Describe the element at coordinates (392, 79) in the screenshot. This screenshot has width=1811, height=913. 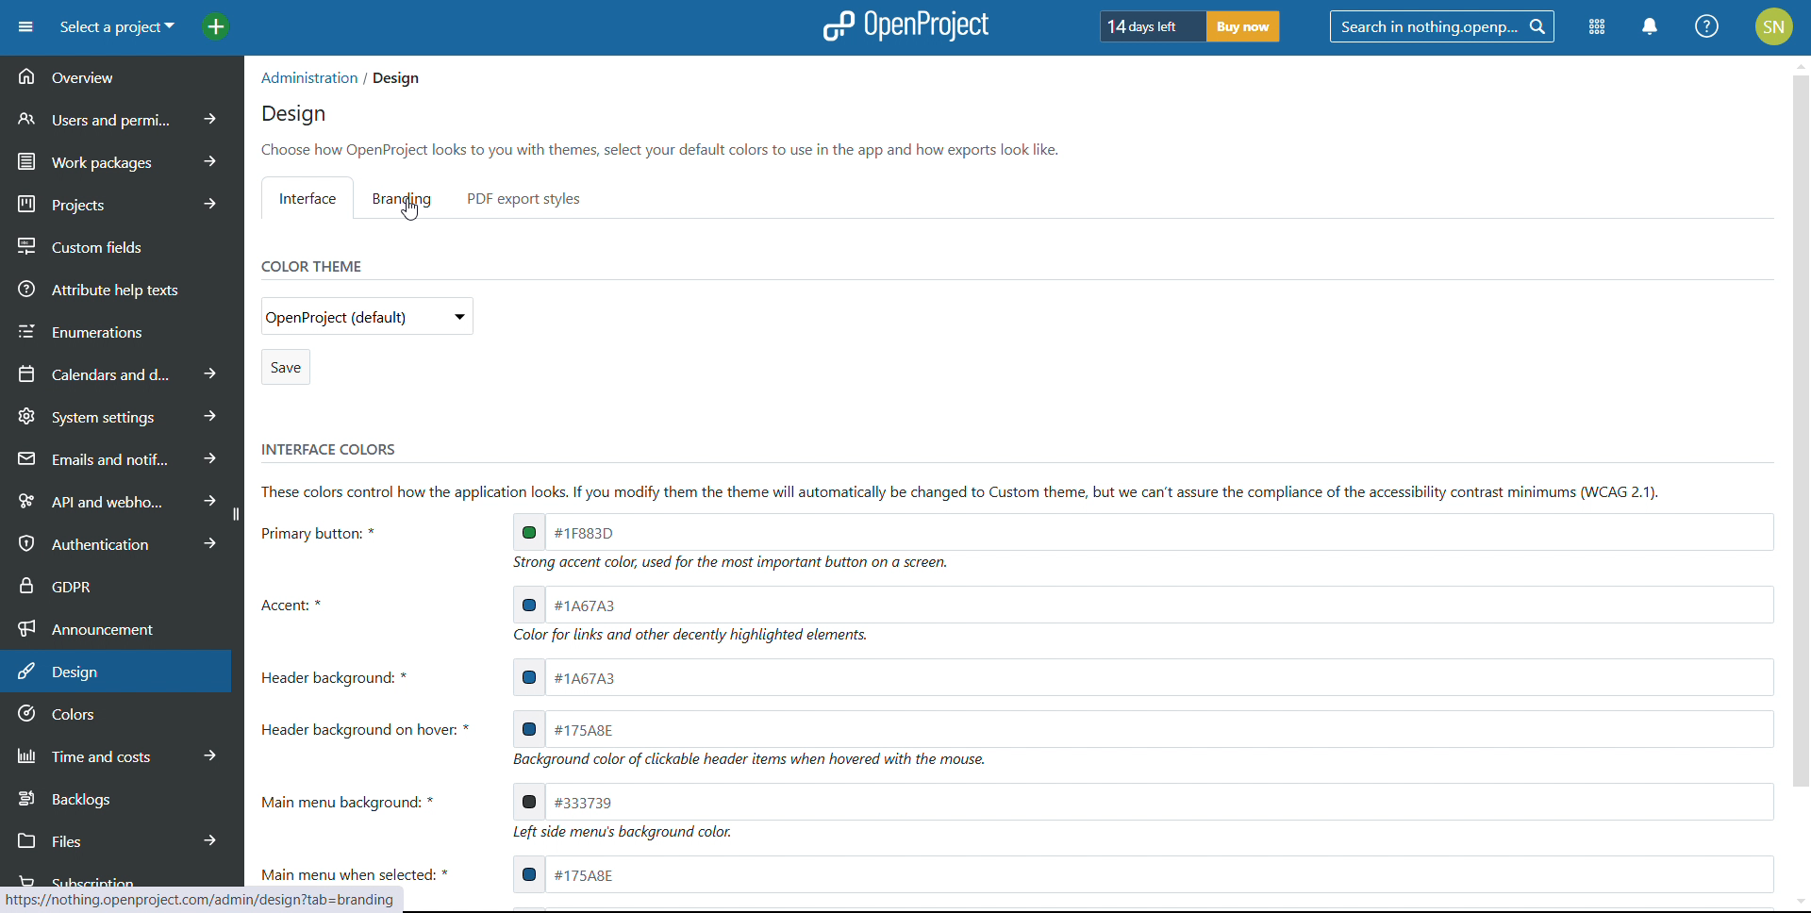
I see `/ Design` at that location.